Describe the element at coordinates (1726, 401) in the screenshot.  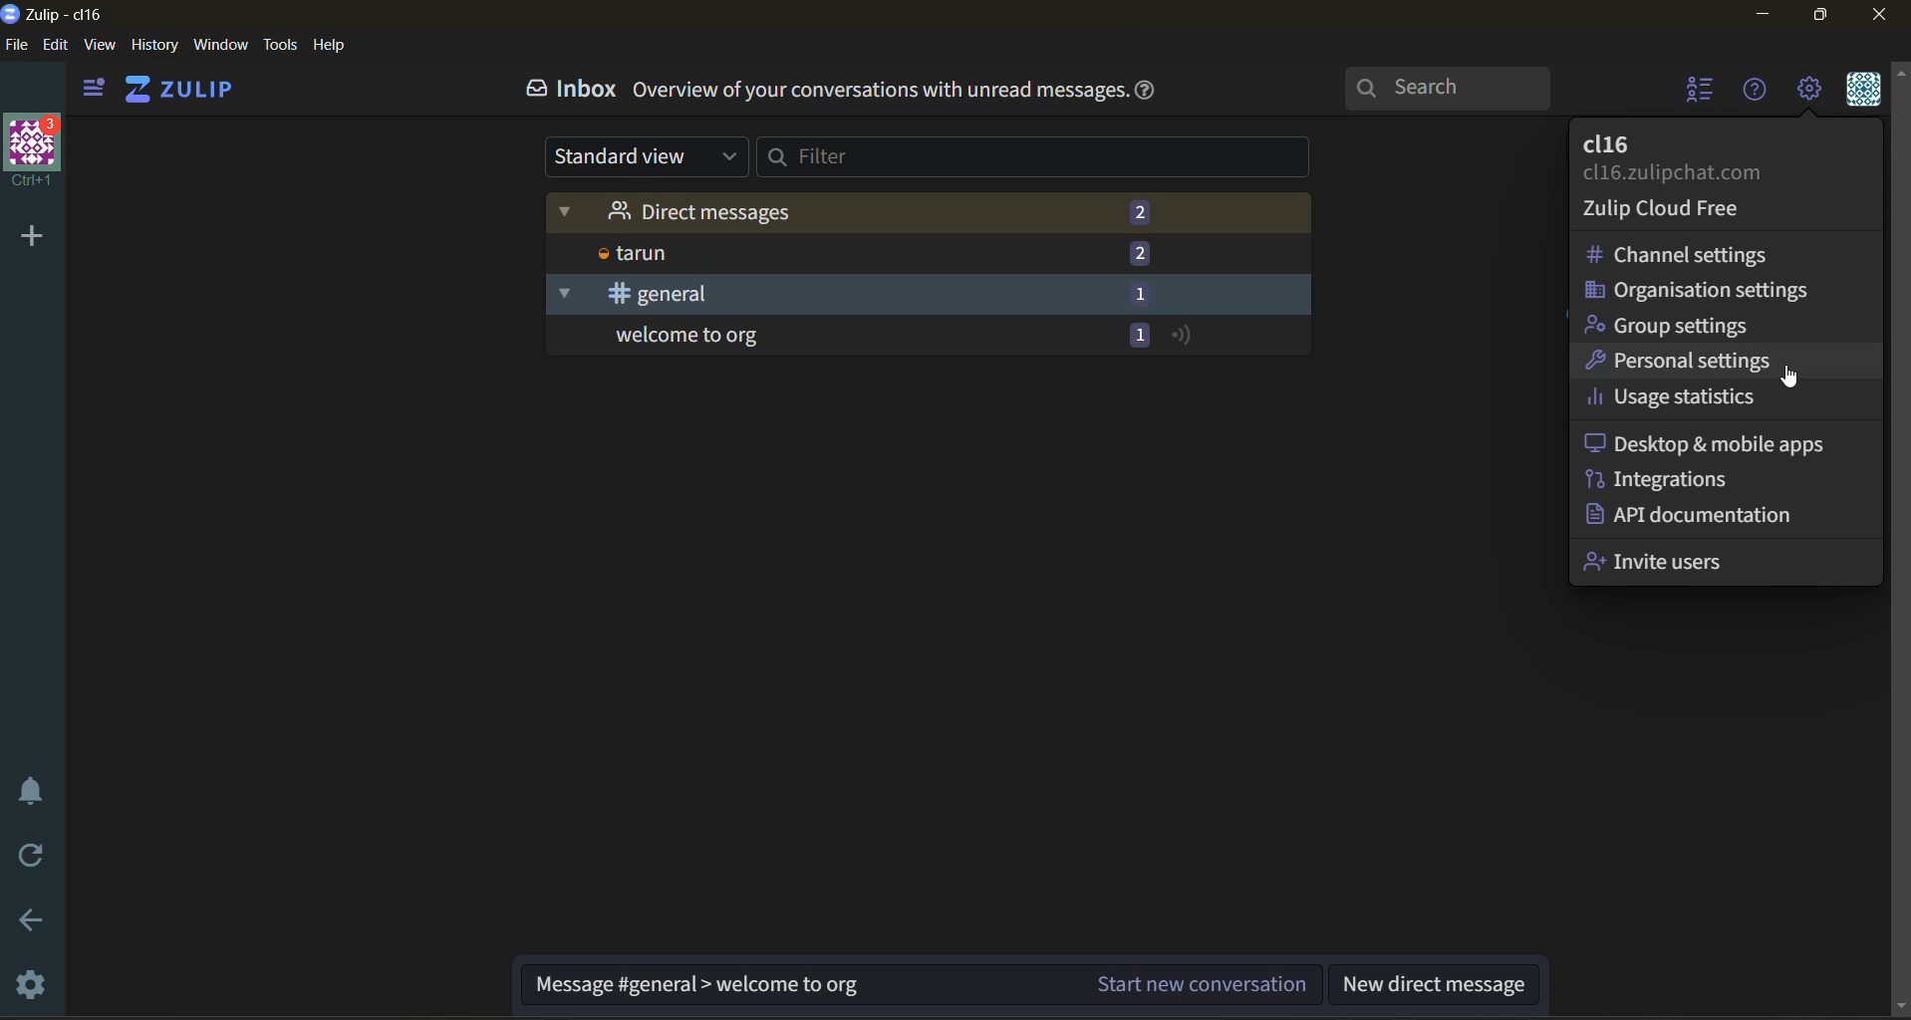
I see `usage statistics` at that location.